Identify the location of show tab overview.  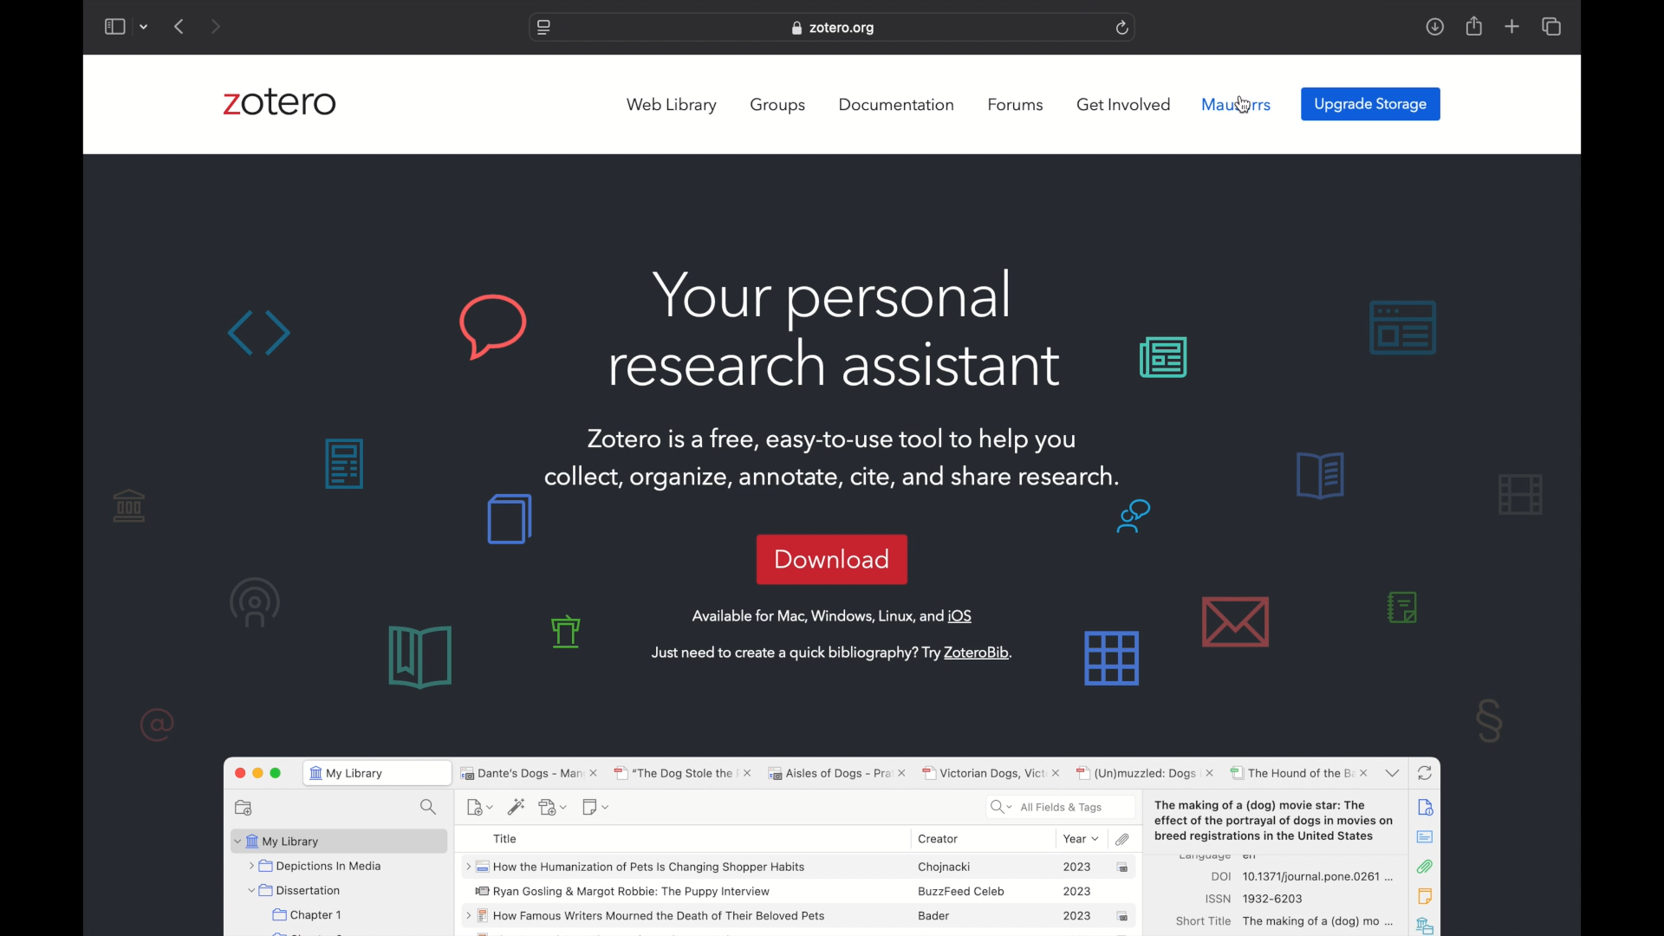
(1553, 26).